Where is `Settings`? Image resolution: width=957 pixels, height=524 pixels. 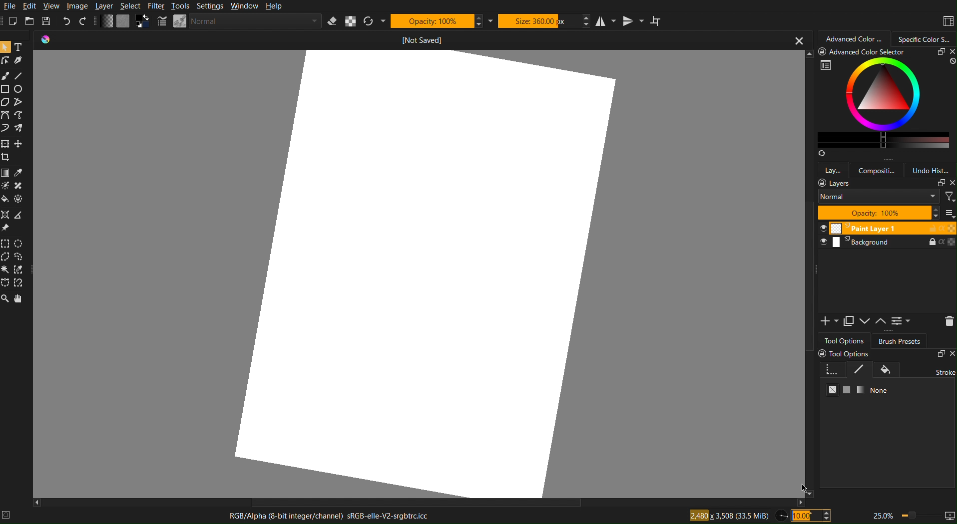 Settings is located at coordinates (211, 6).